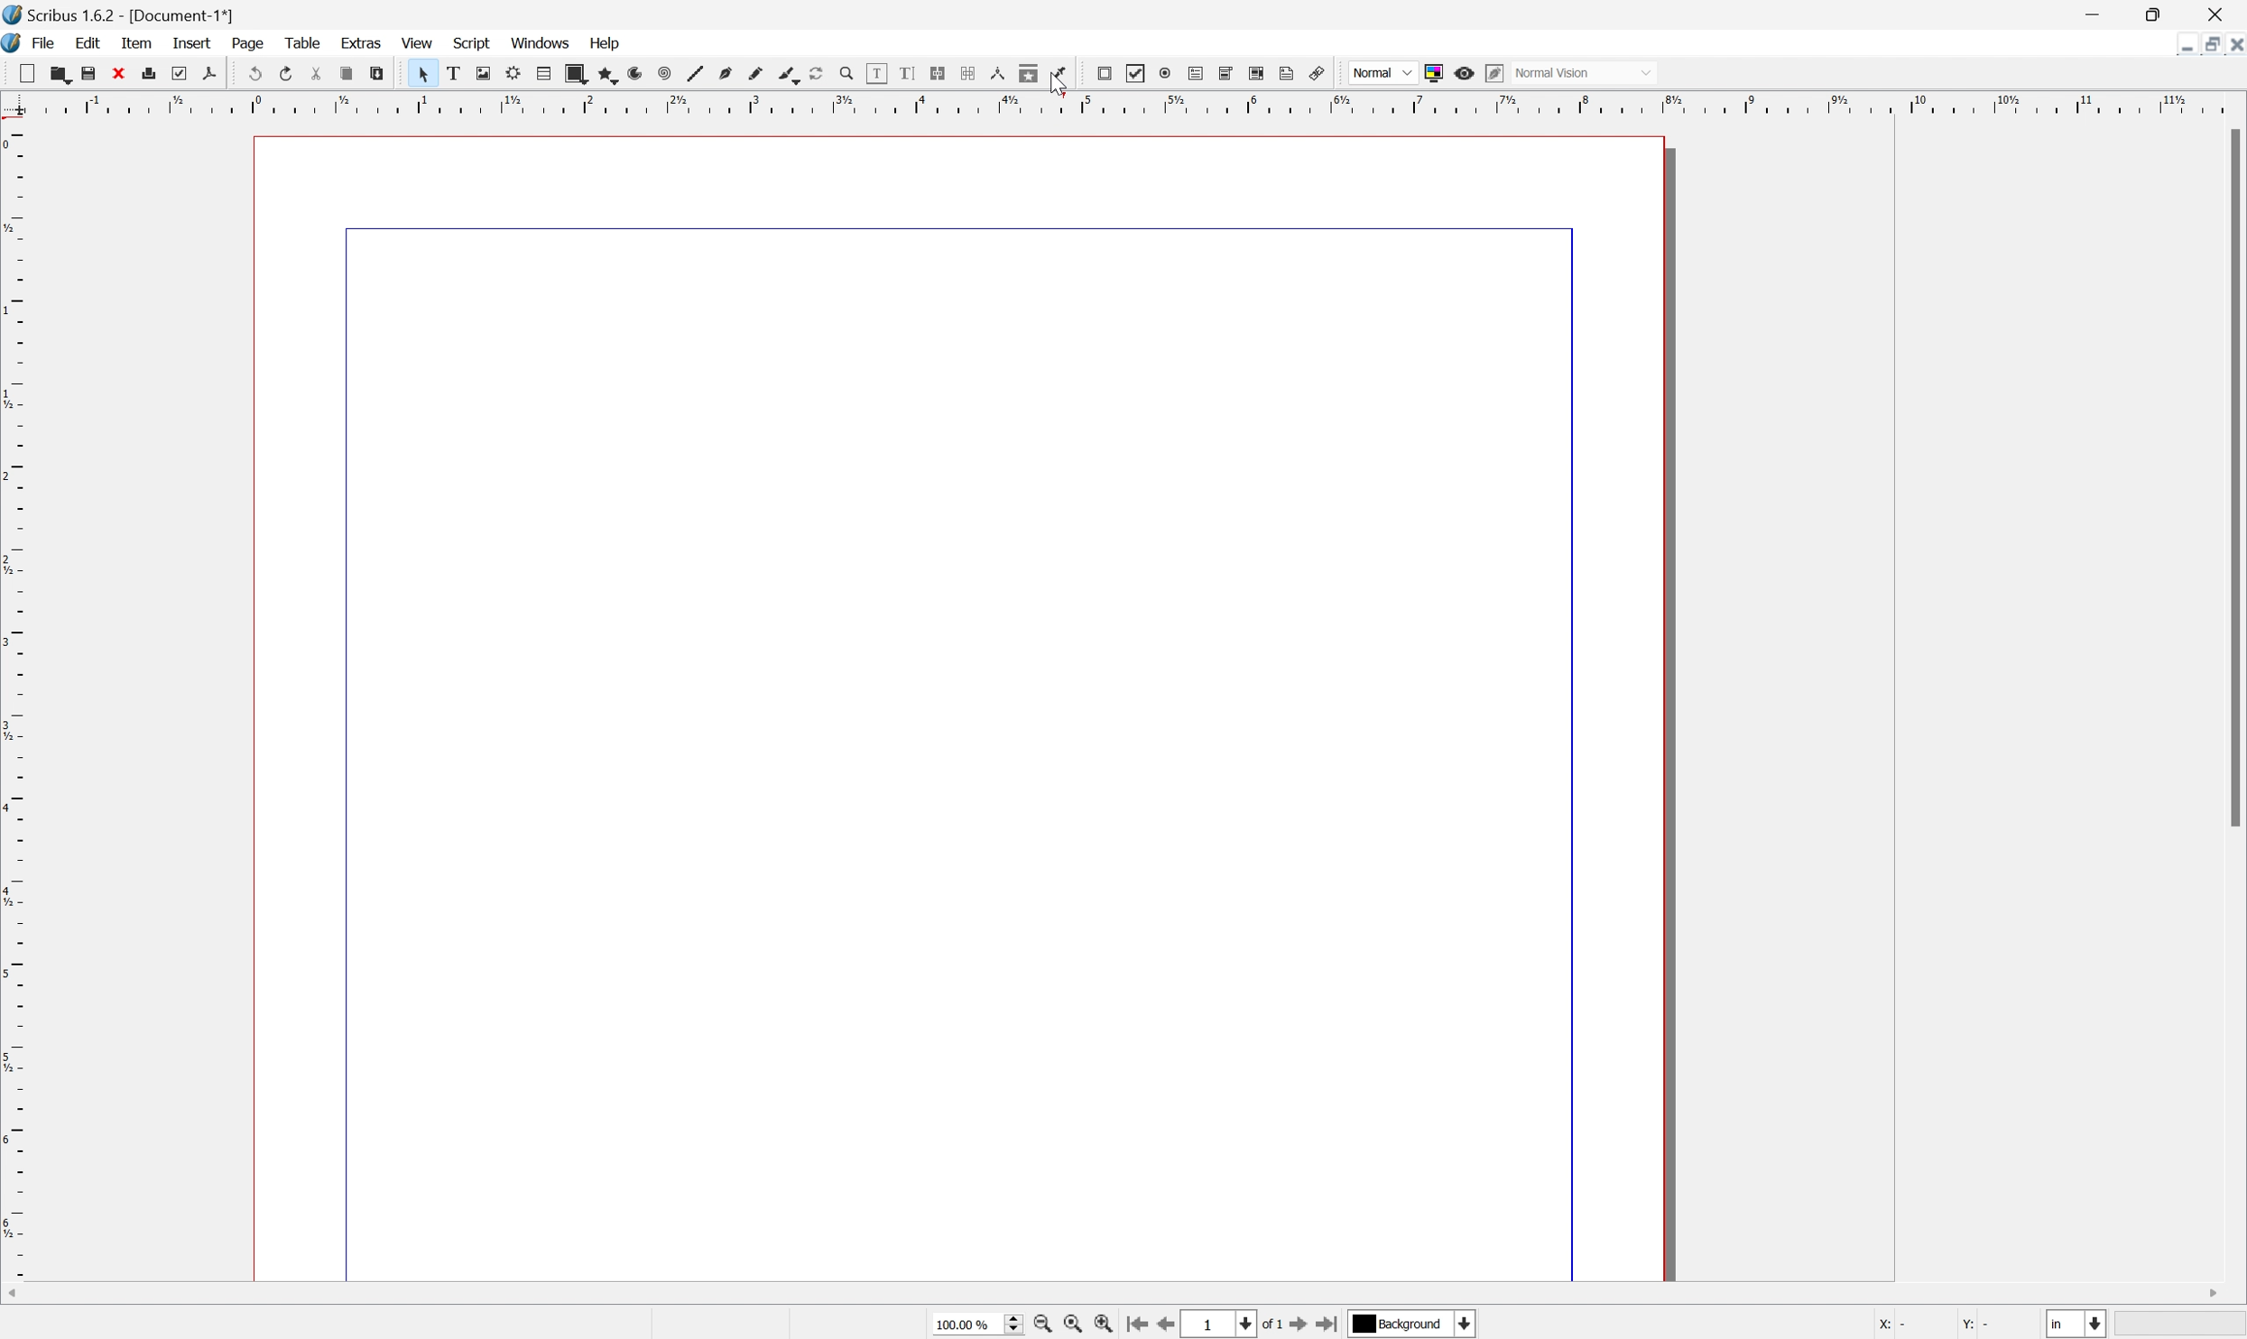  Describe the element at coordinates (1166, 74) in the screenshot. I see `PDF radio button` at that location.